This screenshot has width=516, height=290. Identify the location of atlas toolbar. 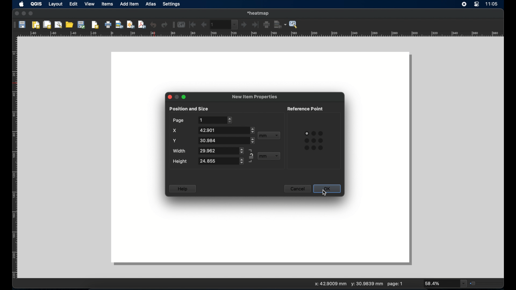
(173, 25).